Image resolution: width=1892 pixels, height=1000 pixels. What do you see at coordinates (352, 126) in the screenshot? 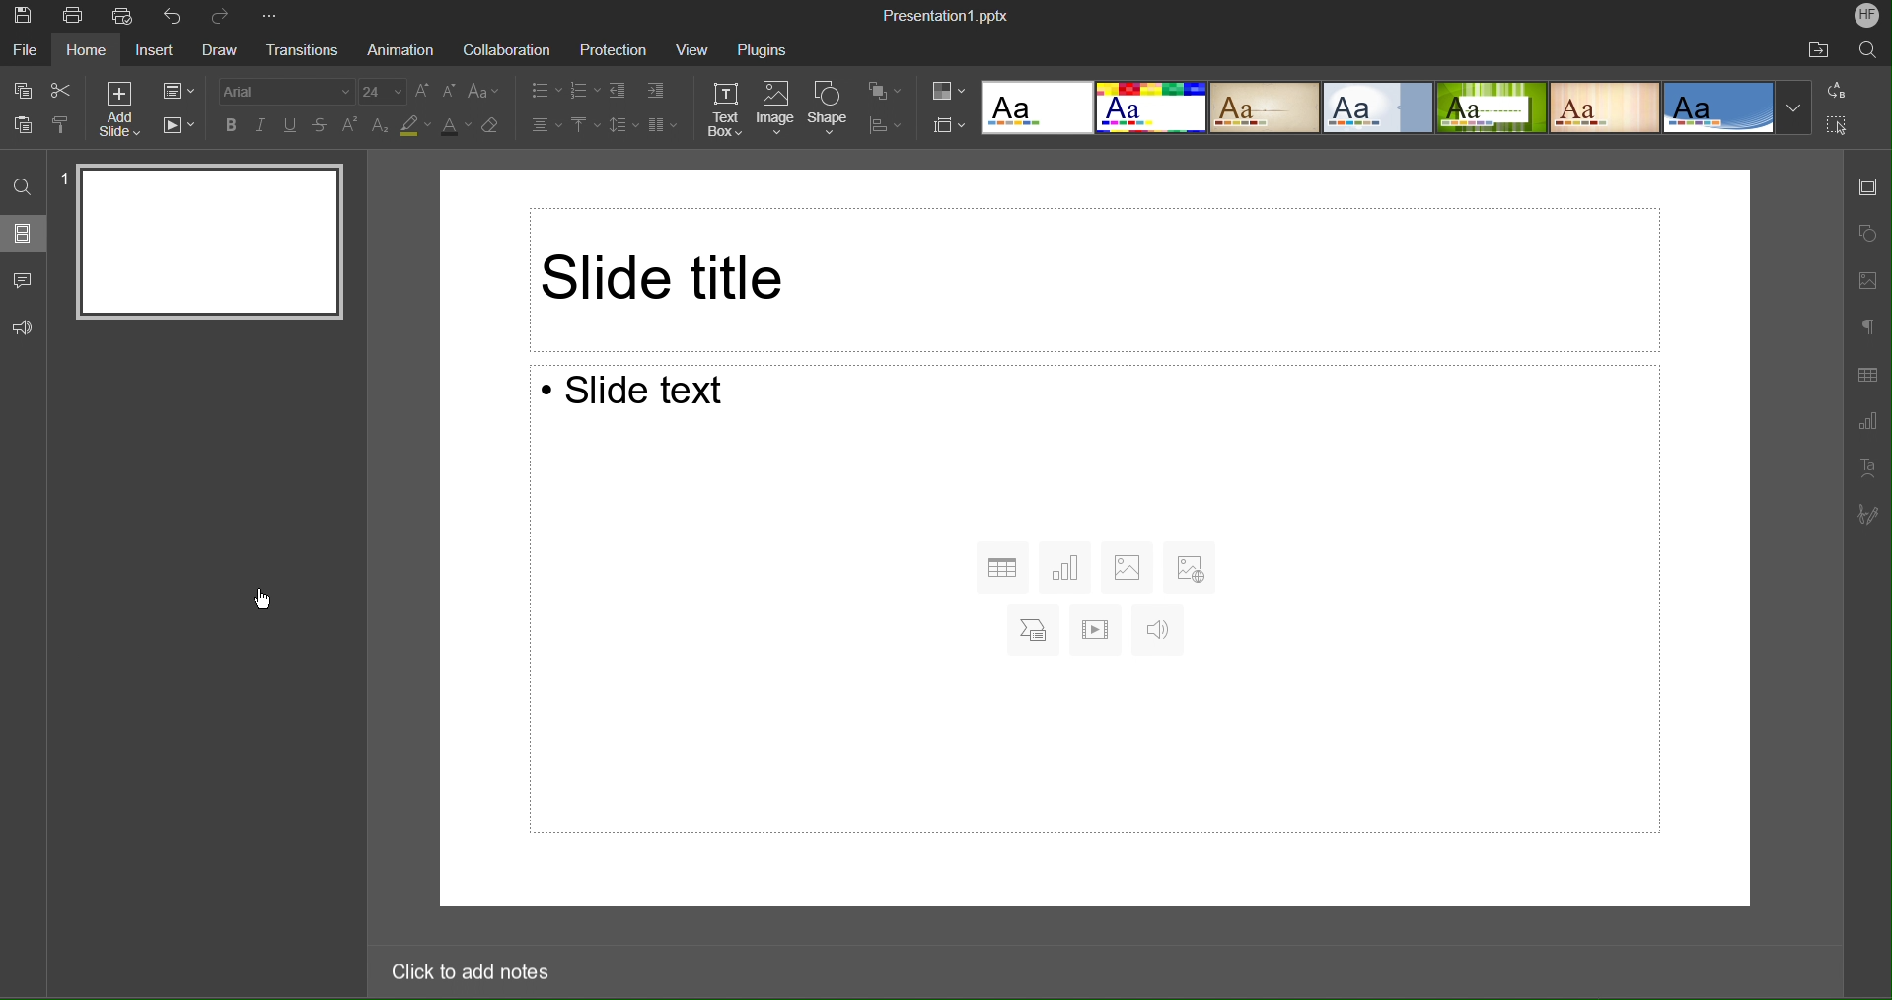
I see `superscript` at bounding box center [352, 126].